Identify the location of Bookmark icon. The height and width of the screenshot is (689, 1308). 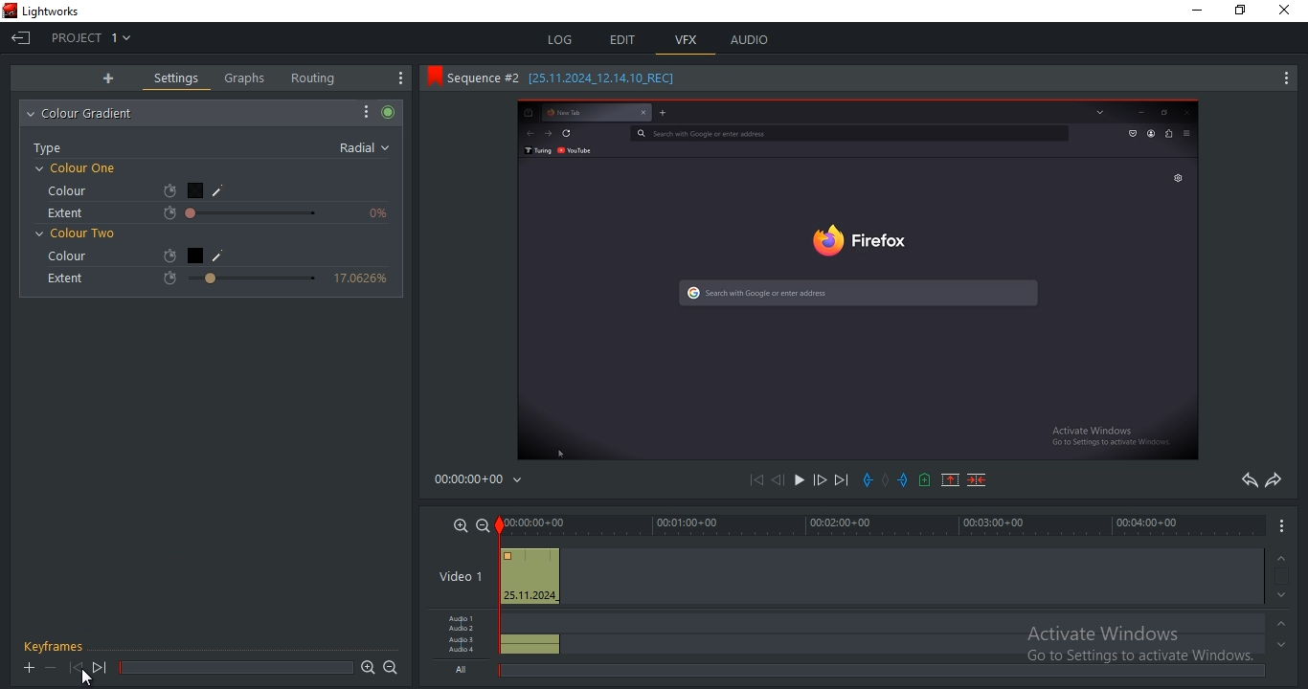
(430, 79).